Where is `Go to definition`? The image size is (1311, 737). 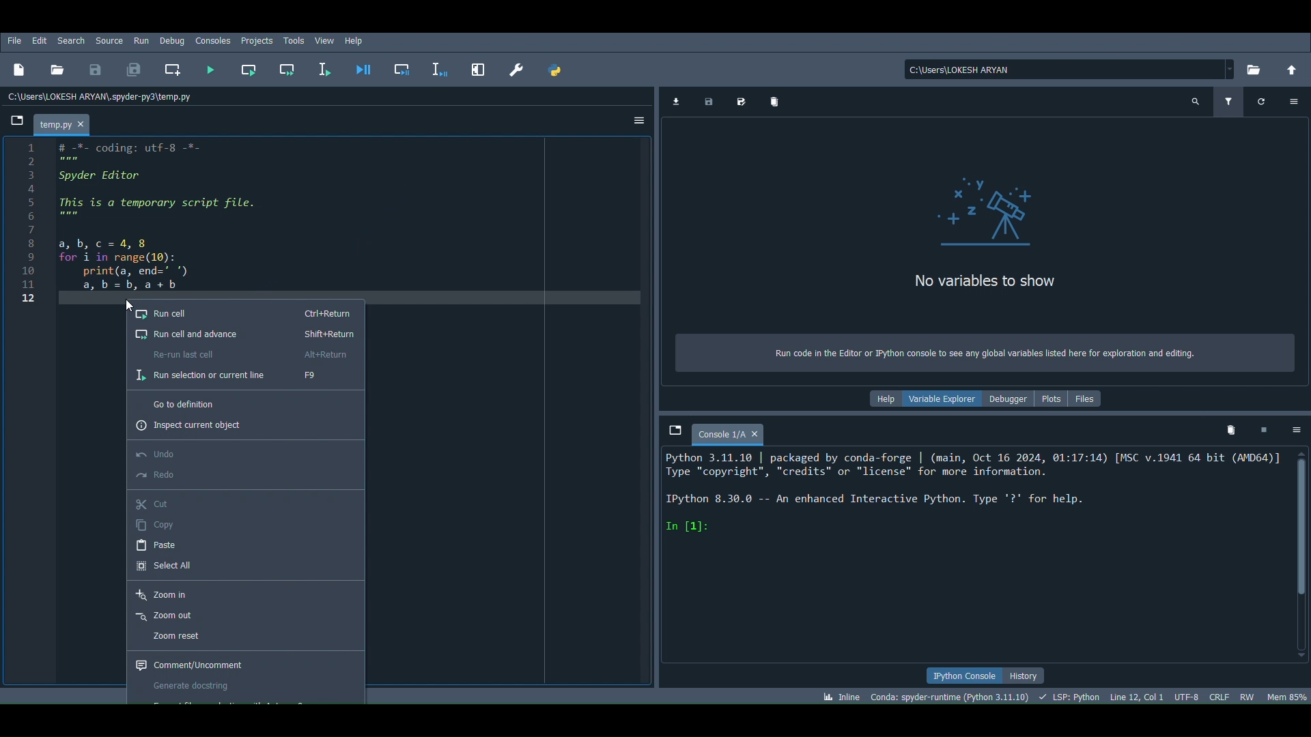 Go to definition is located at coordinates (234, 404).